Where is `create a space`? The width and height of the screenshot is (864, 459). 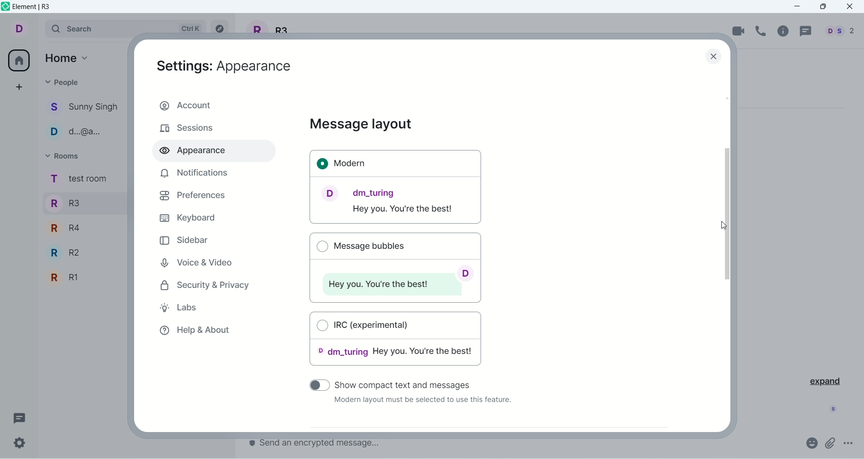 create a space is located at coordinates (19, 87).